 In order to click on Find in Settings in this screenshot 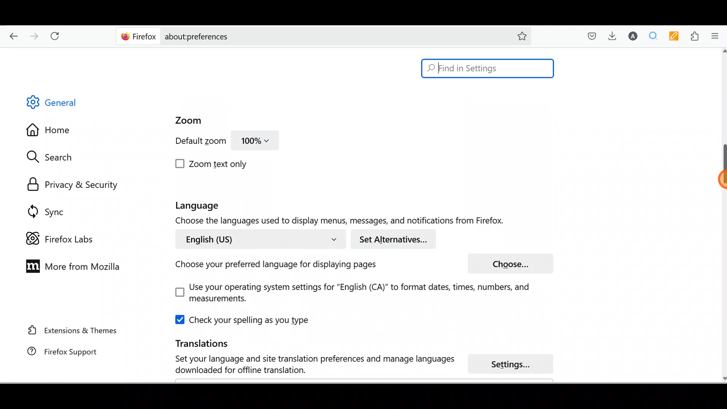, I will do `click(488, 68)`.